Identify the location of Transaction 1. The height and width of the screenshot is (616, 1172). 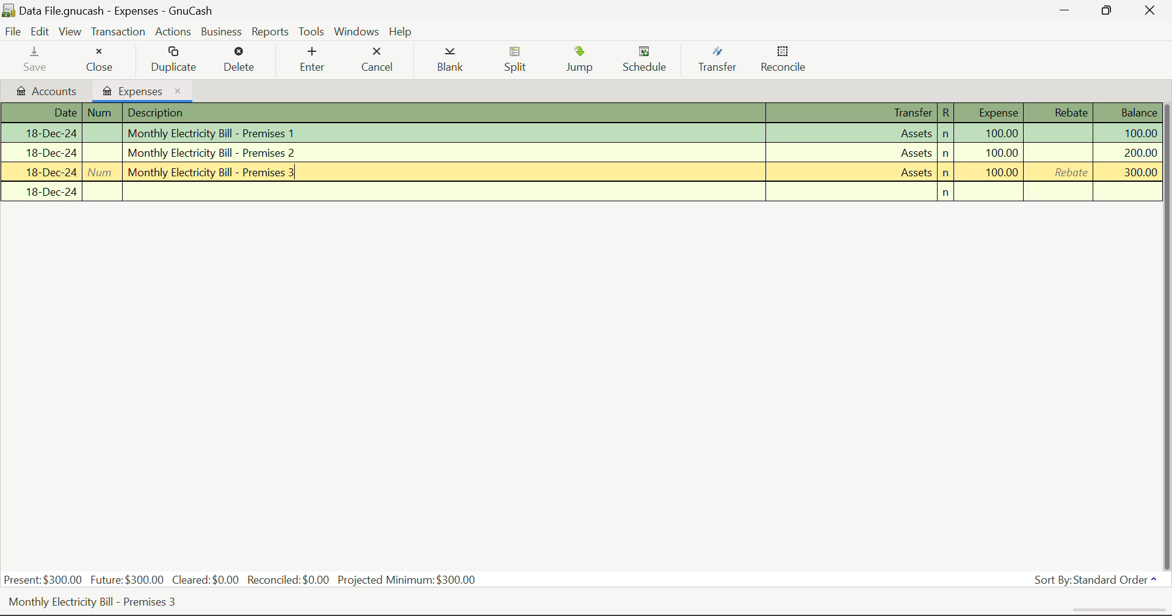
(585, 133).